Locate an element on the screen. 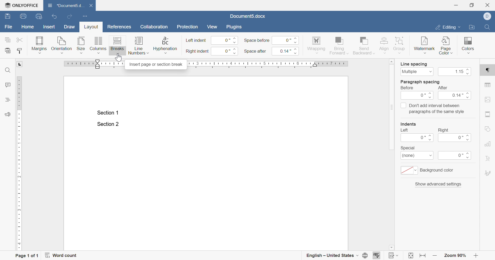  0 is located at coordinates (417, 138).